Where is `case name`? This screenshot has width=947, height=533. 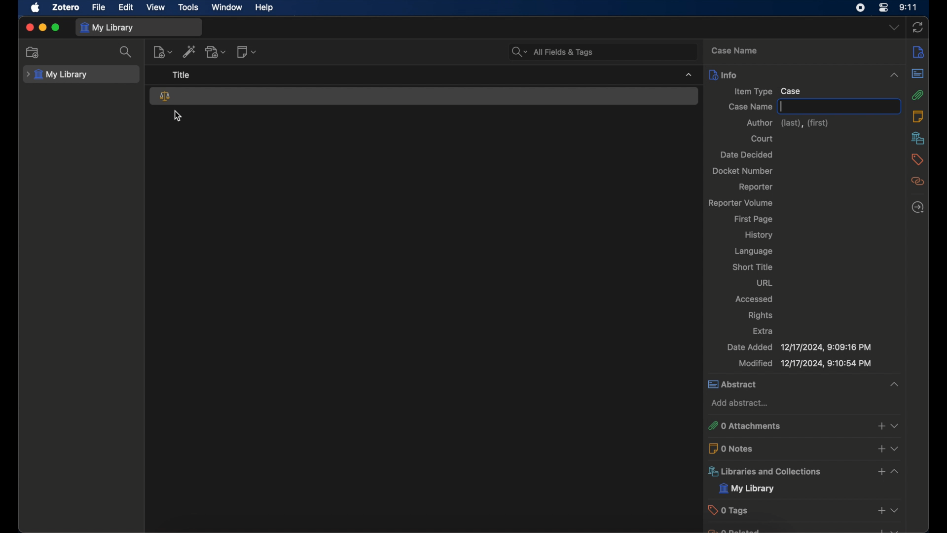 case name is located at coordinates (749, 107).